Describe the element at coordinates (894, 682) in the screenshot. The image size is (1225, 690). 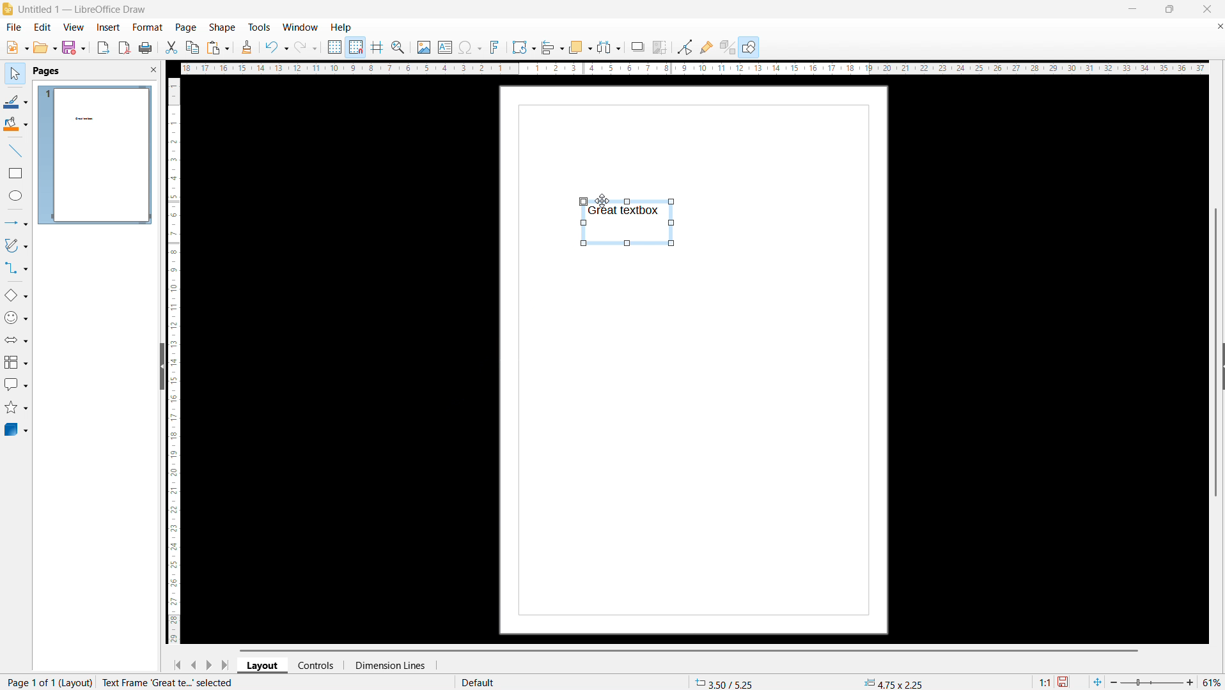
I see `object dimension` at that location.